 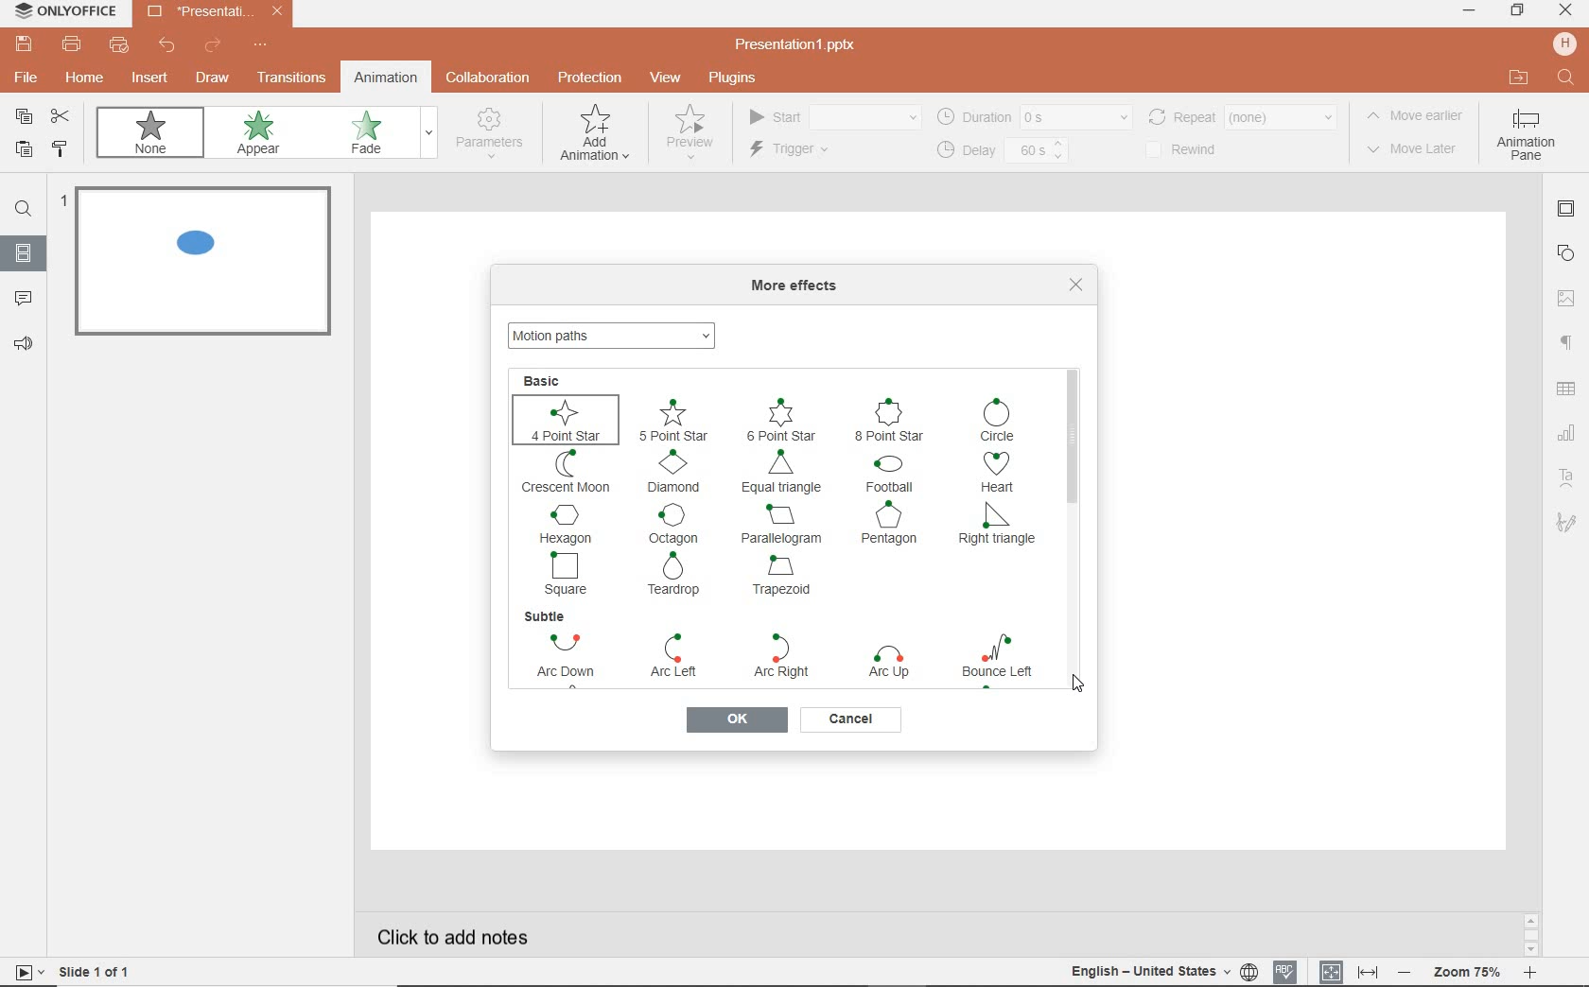 I want to click on delay, so click(x=1001, y=151).